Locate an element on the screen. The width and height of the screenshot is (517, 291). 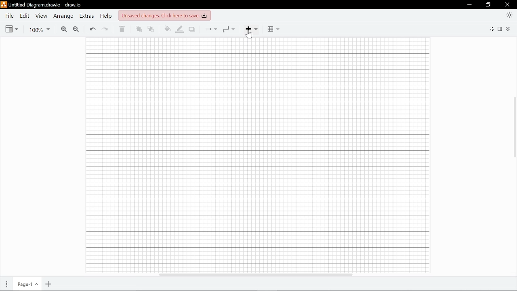
To back is located at coordinates (152, 29).